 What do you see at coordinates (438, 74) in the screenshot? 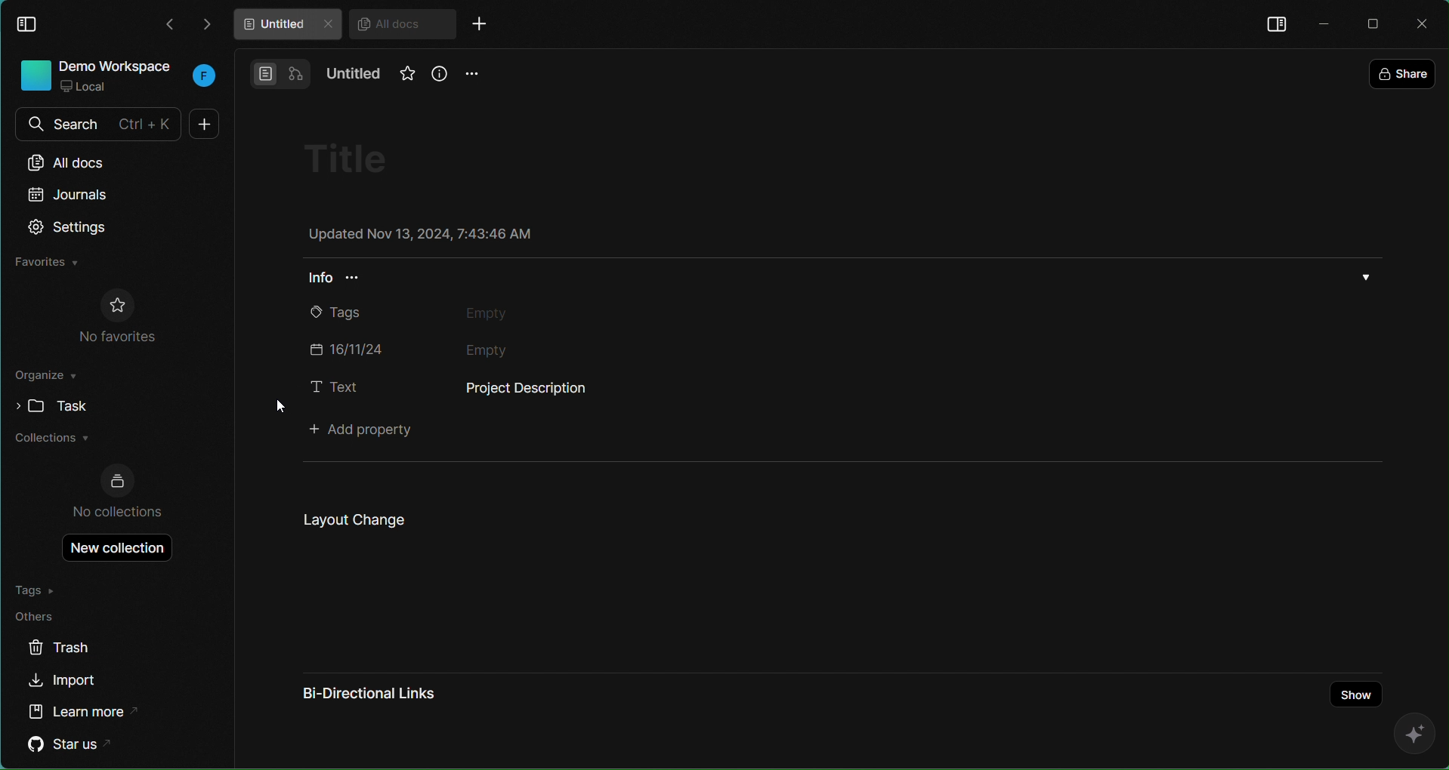
I see `info` at bounding box center [438, 74].